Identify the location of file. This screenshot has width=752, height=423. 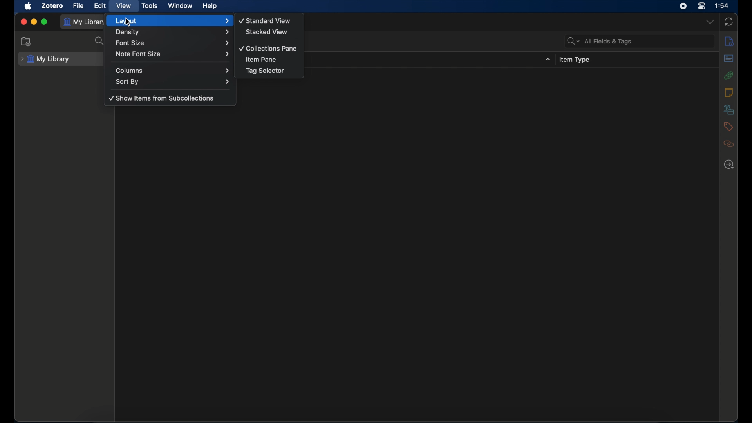
(78, 6).